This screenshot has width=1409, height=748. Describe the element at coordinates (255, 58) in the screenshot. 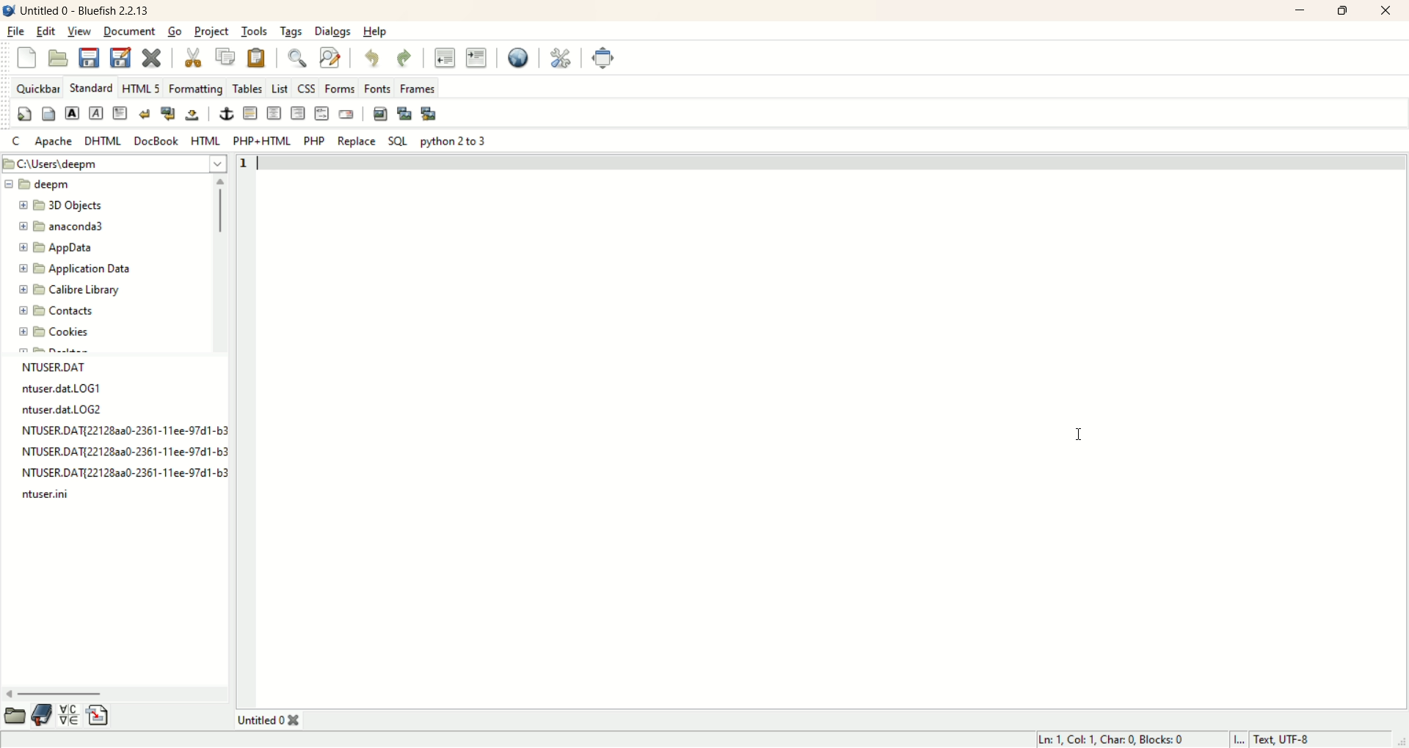

I see `paste` at that location.